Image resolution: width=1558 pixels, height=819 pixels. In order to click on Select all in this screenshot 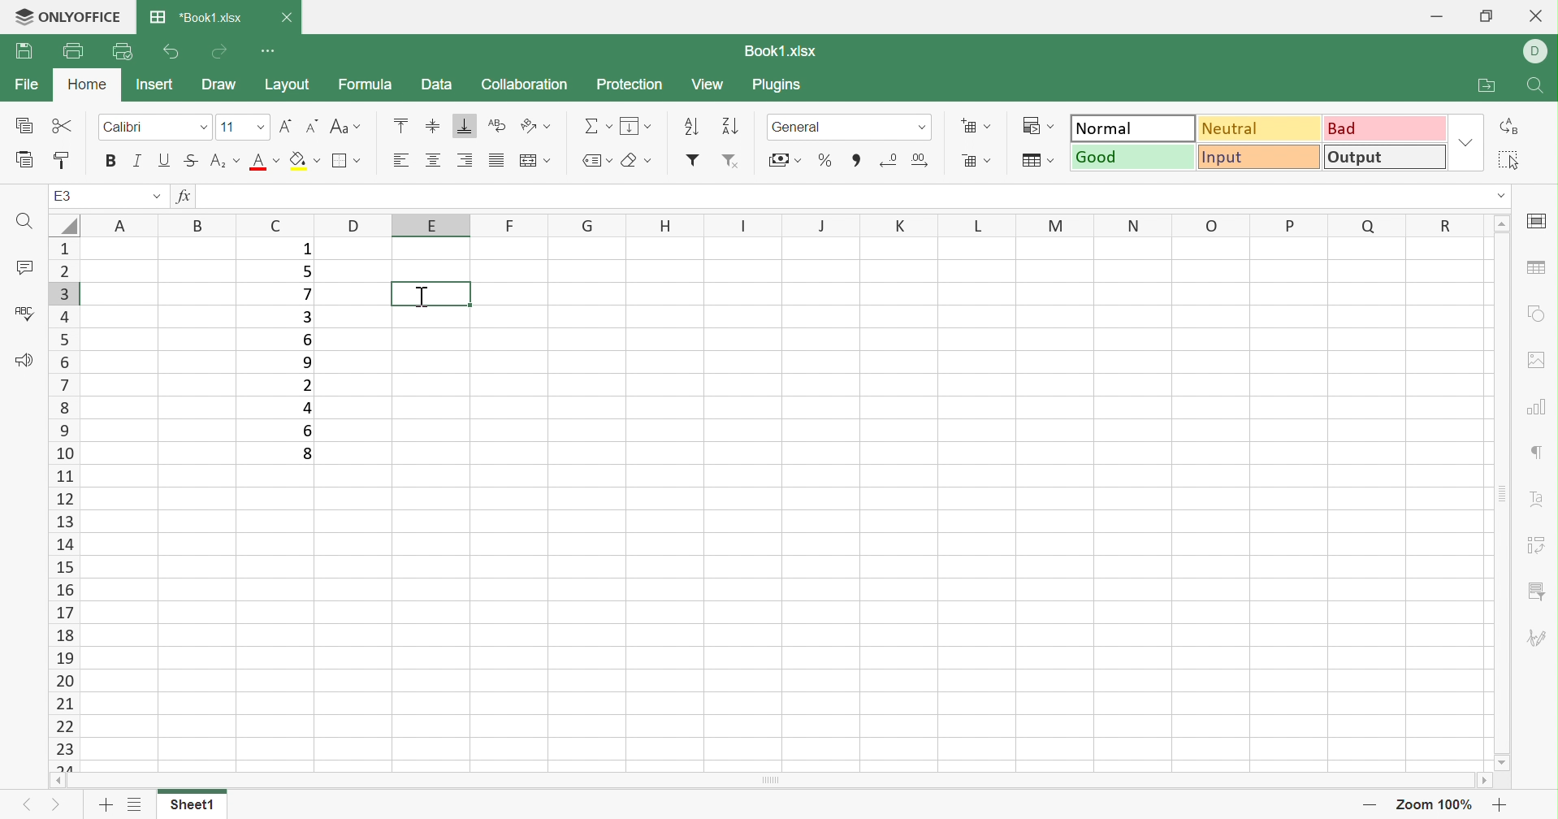, I will do `click(1509, 162)`.